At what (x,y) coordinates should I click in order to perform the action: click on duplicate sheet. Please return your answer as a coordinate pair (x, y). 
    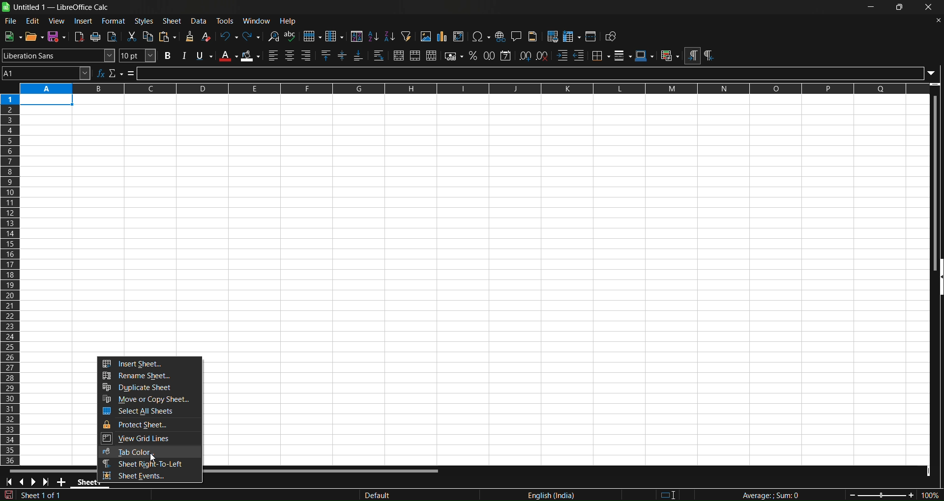
    Looking at the image, I should click on (150, 388).